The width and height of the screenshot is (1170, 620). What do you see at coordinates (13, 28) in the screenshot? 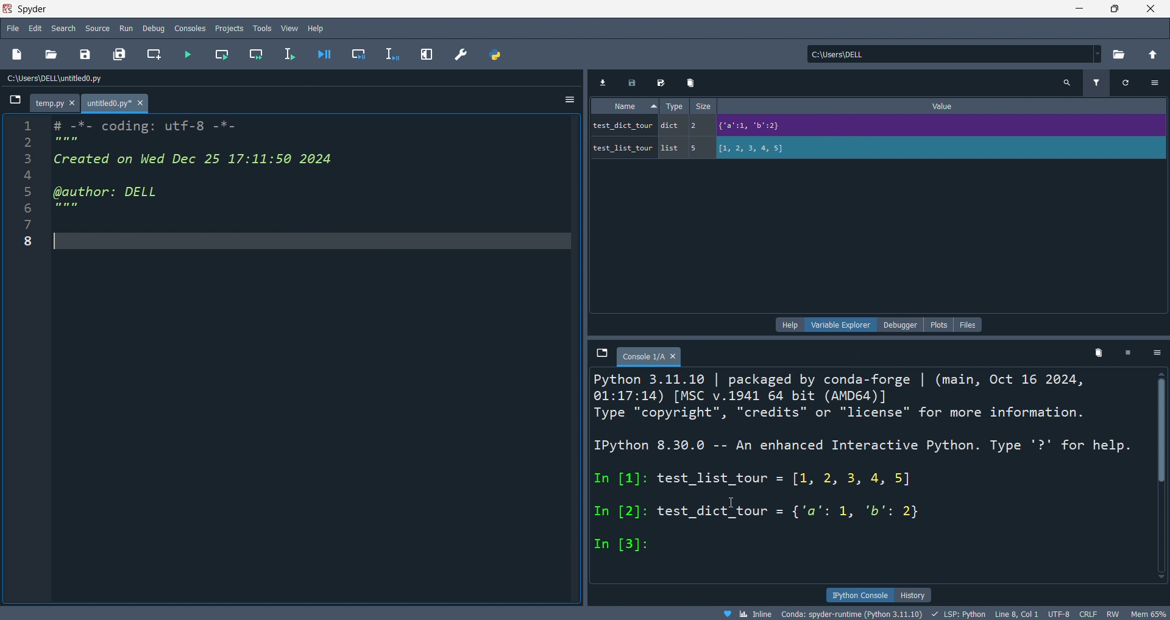
I see `file` at bounding box center [13, 28].